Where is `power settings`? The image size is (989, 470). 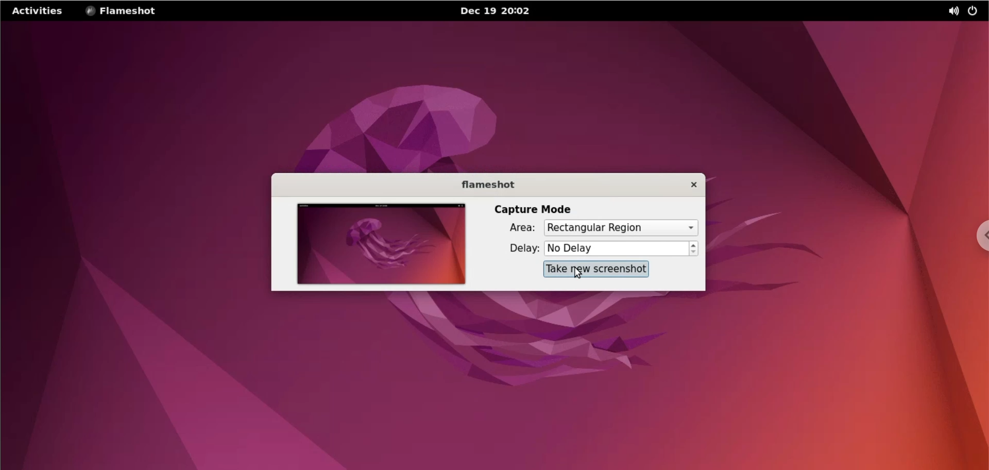
power settings is located at coordinates (973, 11).